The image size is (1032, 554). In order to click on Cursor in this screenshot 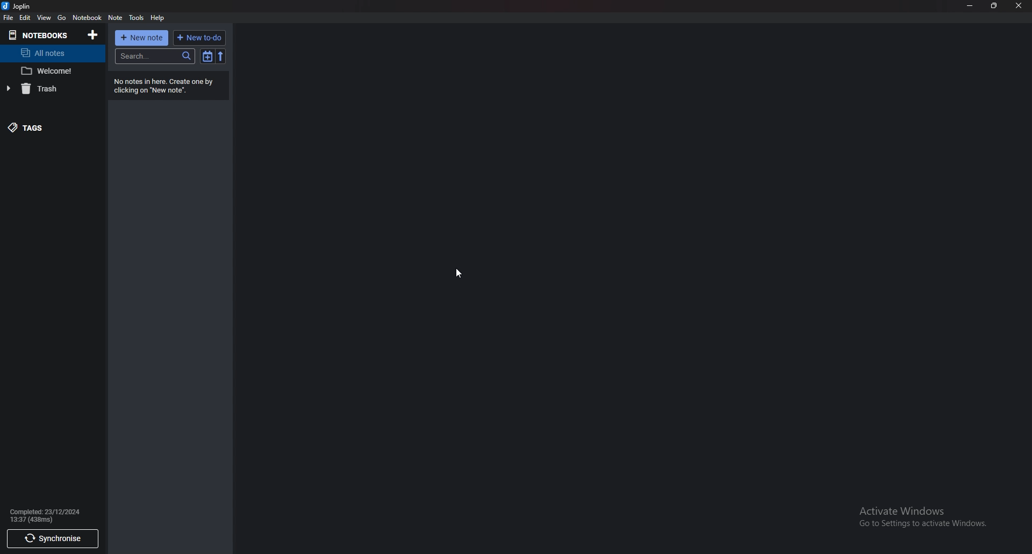, I will do `click(460, 274)`.